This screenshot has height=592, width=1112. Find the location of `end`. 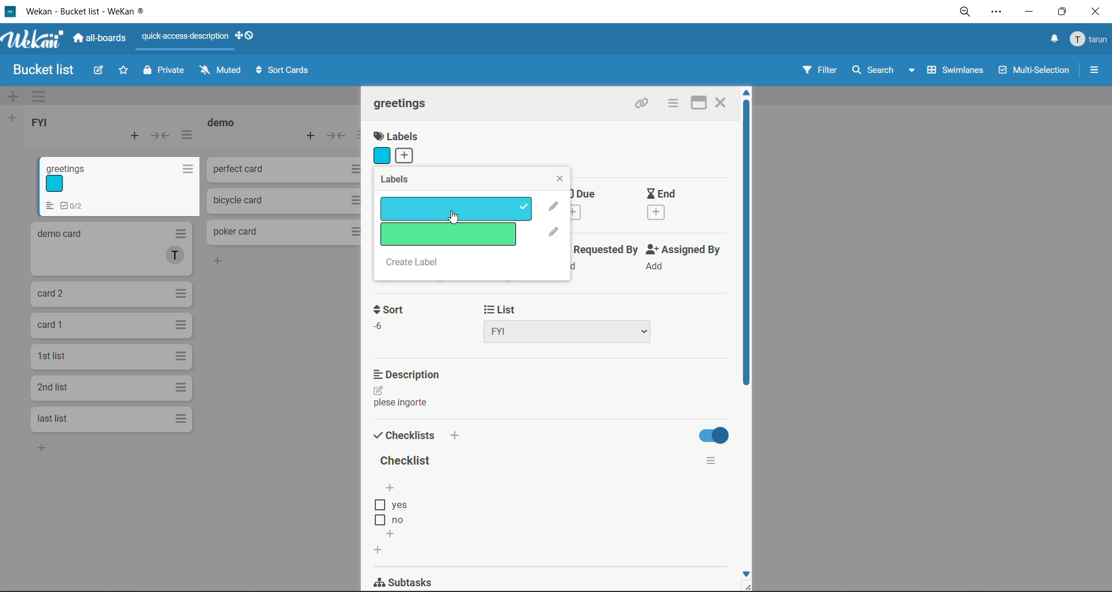

end is located at coordinates (674, 206).